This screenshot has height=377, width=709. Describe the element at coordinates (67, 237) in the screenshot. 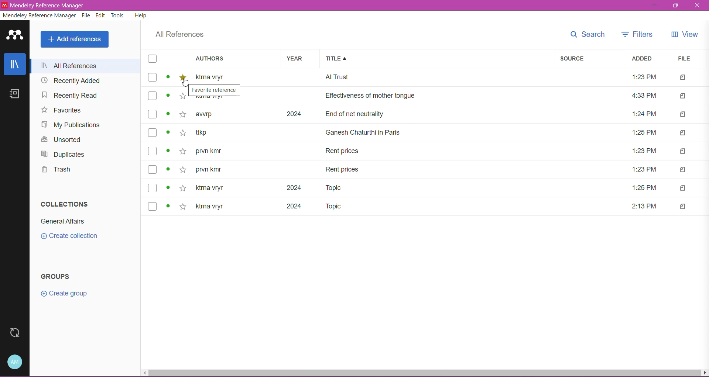

I see `Click to Create Collection` at that location.